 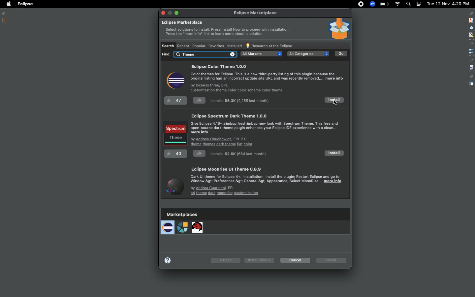 I want to click on all markets, so click(x=262, y=54).